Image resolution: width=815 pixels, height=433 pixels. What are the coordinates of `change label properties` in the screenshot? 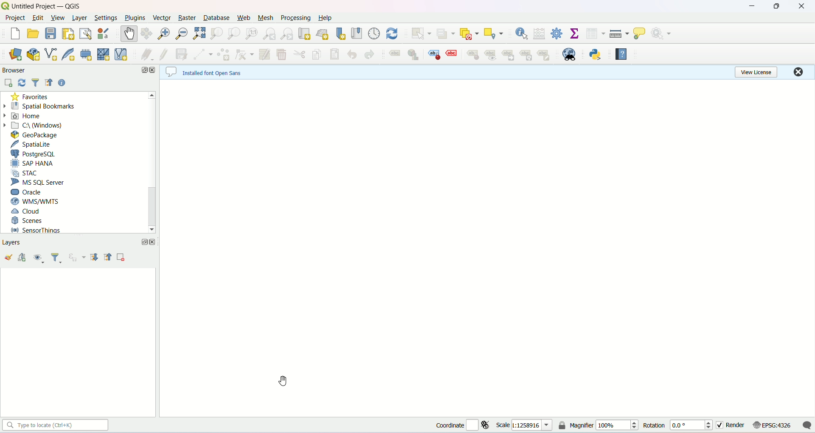 It's located at (543, 54).